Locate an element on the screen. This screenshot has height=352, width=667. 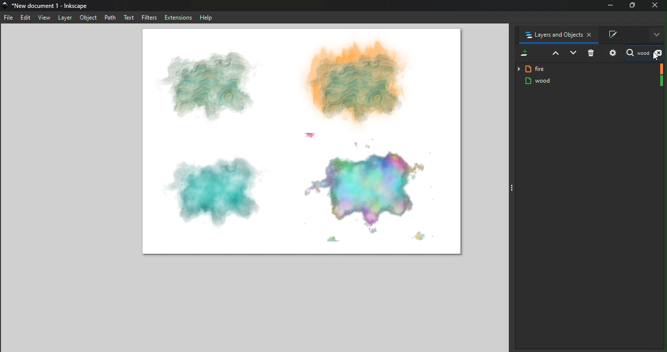
Edit is located at coordinates (26, 19).